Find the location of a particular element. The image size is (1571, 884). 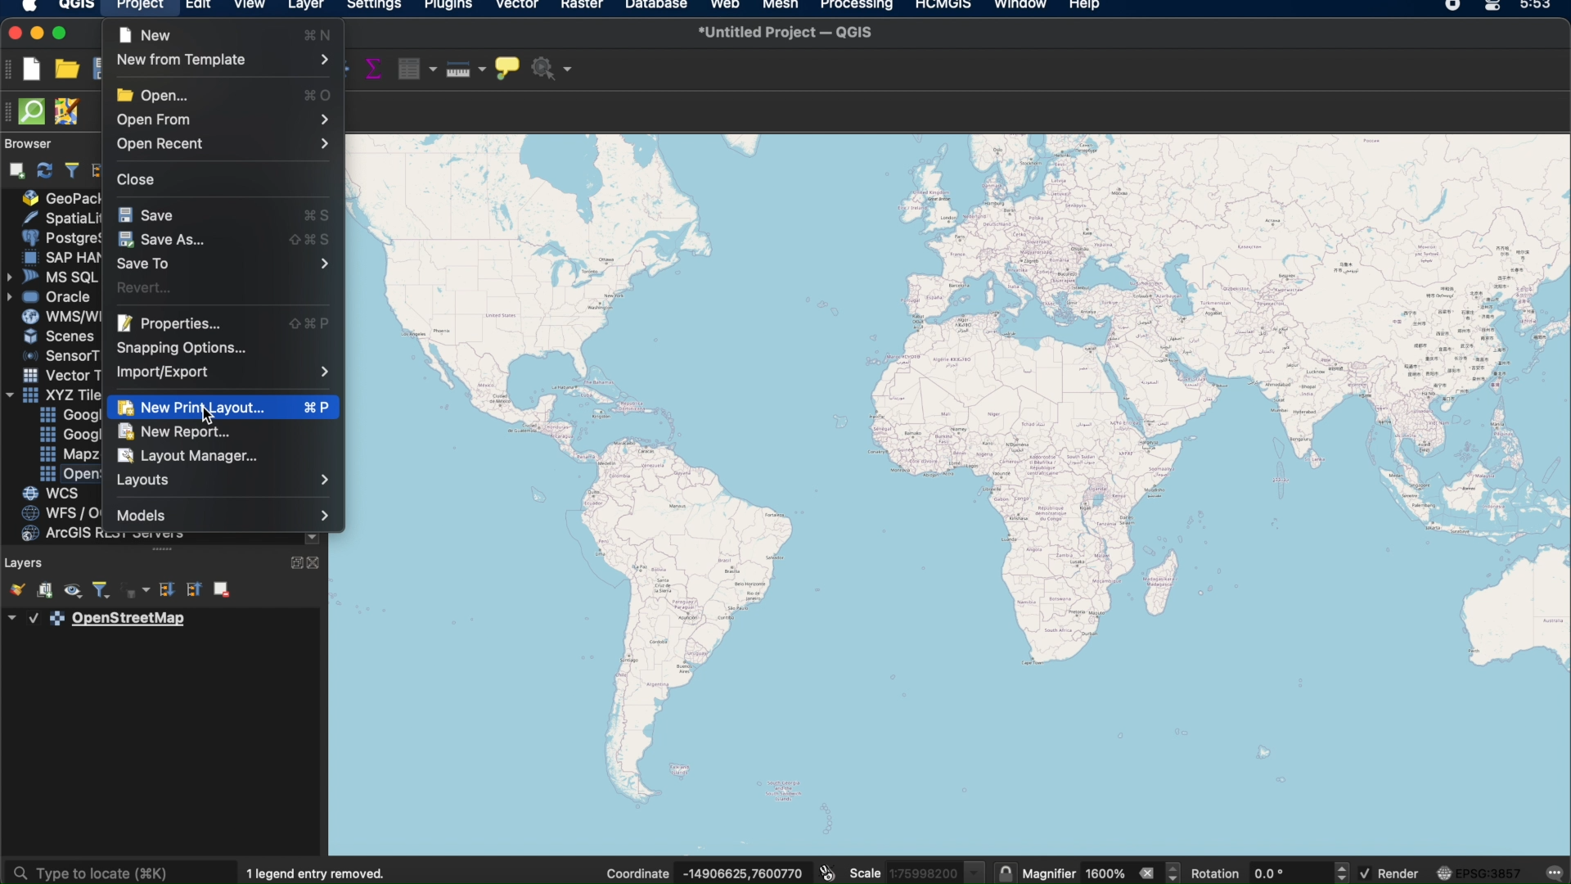

plugins is located at coordinates (448, 7).